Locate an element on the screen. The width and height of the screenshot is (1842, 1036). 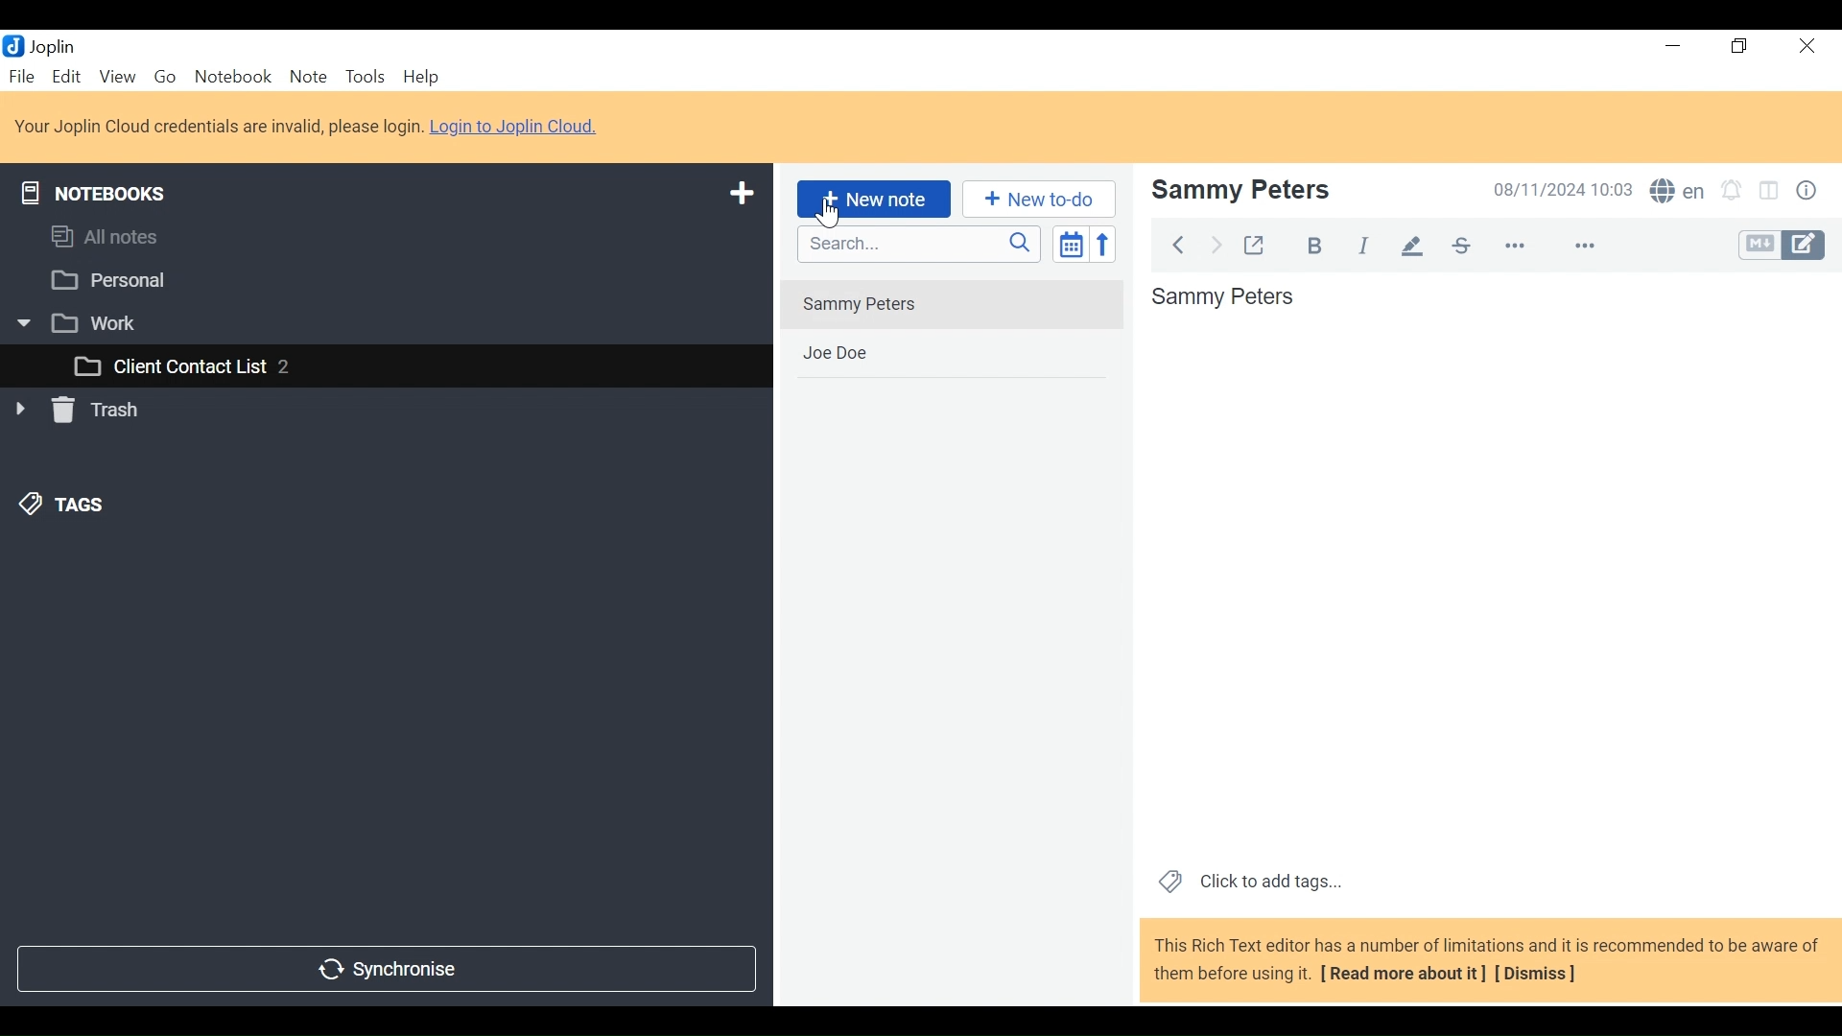
Forward is located at coordinates (1216, 244).